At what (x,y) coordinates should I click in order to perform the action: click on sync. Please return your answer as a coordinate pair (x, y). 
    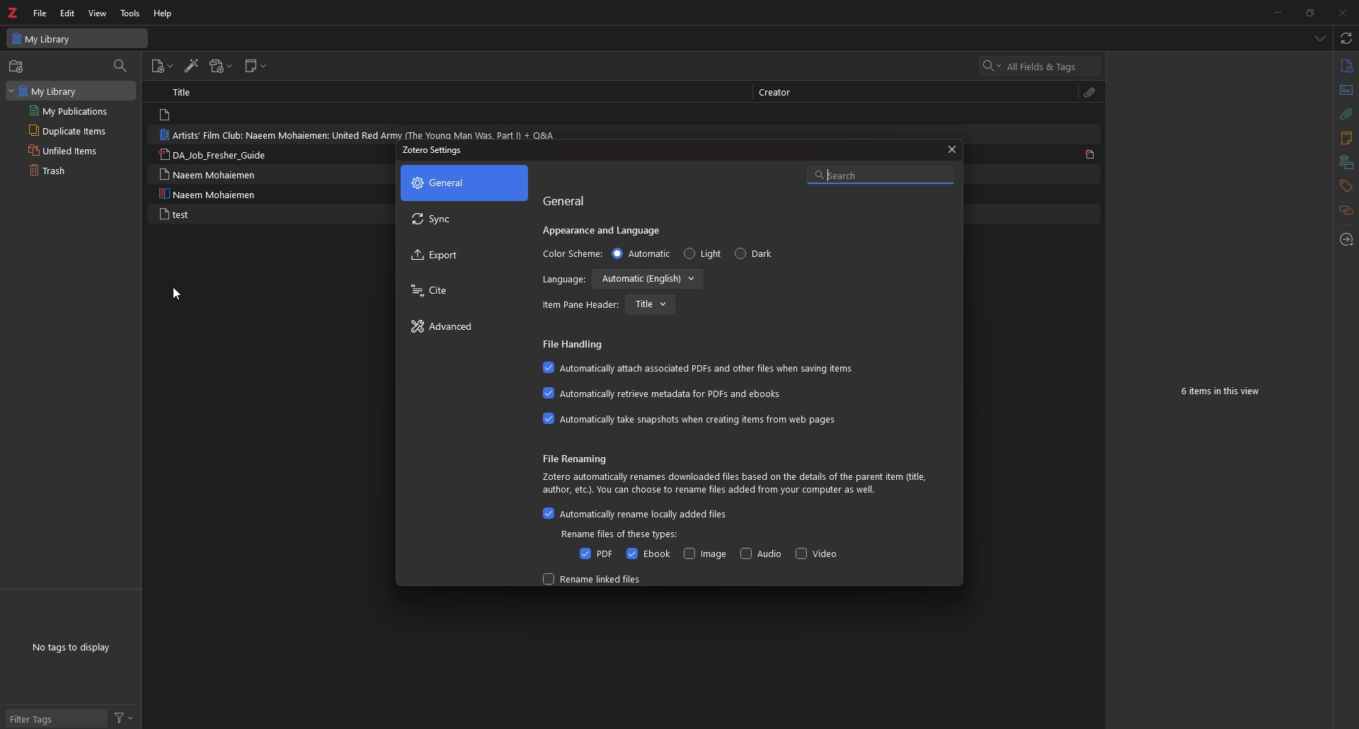
    Looking at the image, I should click on (461, 220).